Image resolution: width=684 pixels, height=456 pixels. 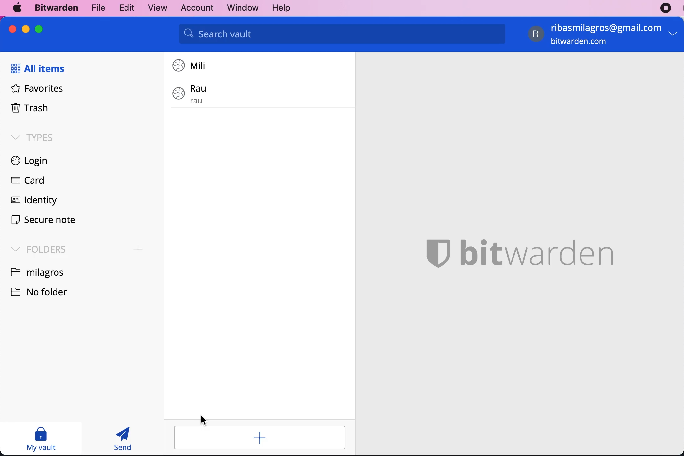 What do you see at coordinates (36, 248) in the screenshot?
I see `folders` at bounding box center [36, 248].